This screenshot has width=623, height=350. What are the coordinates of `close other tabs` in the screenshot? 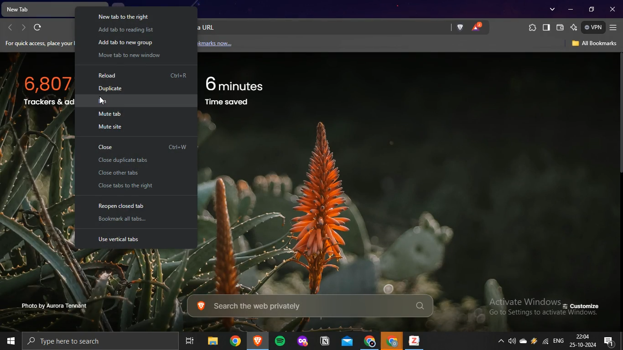 It's located at (124, 174).